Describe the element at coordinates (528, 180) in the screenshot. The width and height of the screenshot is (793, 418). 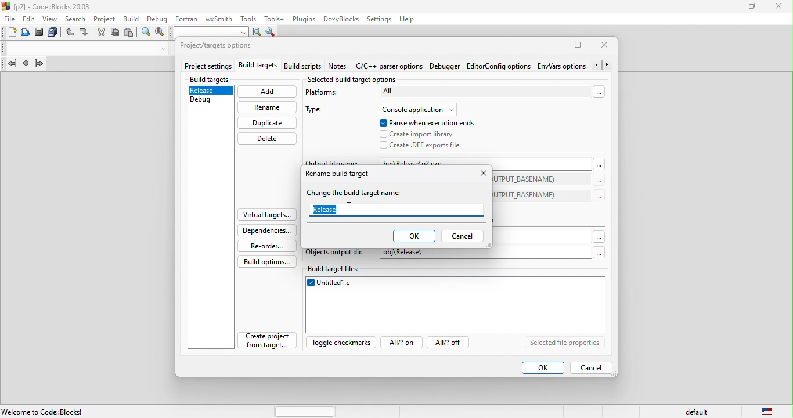
I see `(TARGET_OUTPUT_DIR)$(TARGET_OUTPUT_BASENAME)` at that location.